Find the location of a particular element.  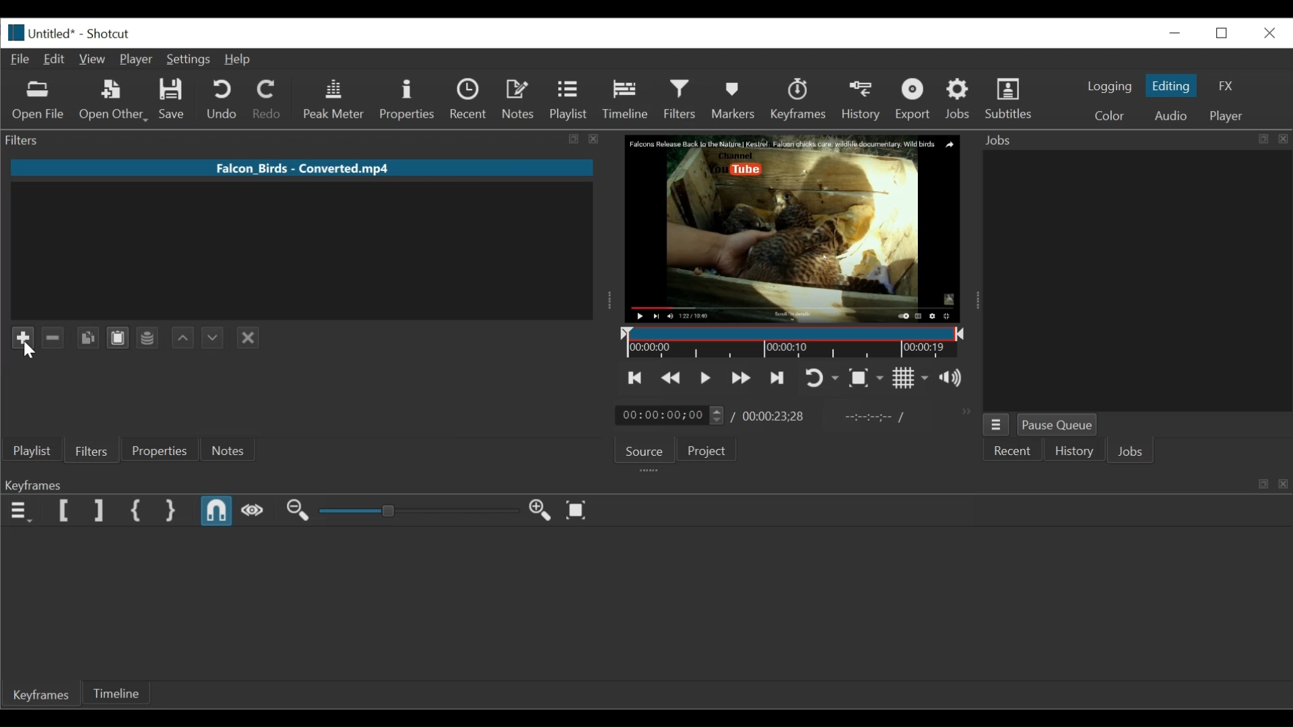

Total Duration is located at coordinates (774, 417).